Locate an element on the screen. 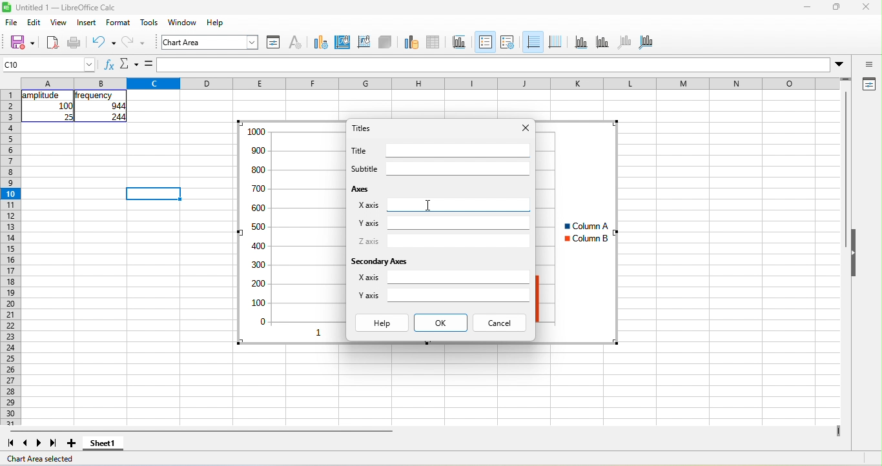 The width and height of the screenshot is (882, 466). Collapse/Expand is located at coordinates (854, 252).